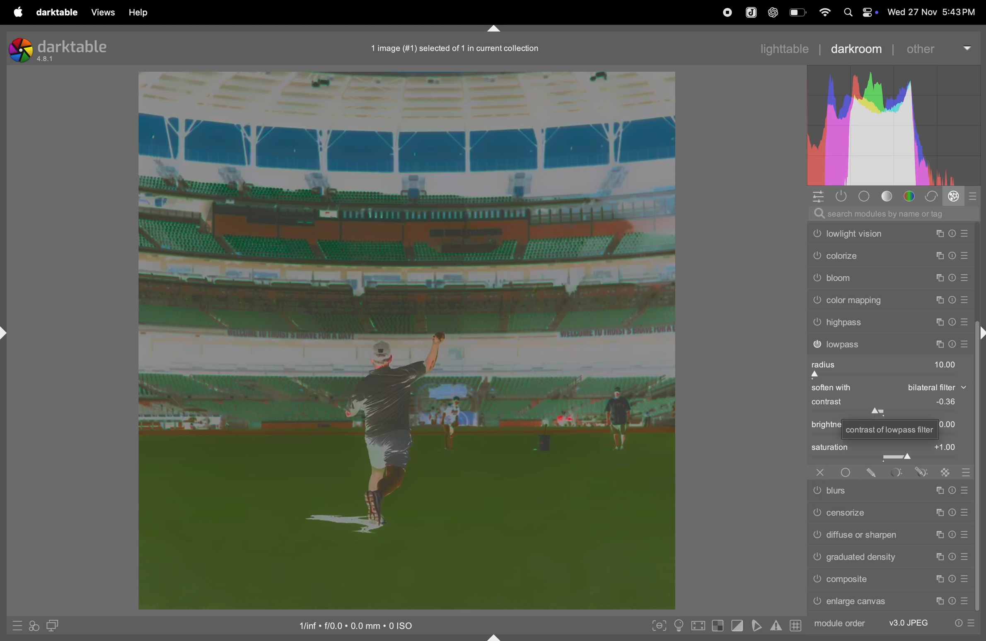 The height and width of the screenshot is (641, 986). What do you see at coordinates (772, 13) in the screenshot?
I see `chatgpt` at bounding box center [772, 13].